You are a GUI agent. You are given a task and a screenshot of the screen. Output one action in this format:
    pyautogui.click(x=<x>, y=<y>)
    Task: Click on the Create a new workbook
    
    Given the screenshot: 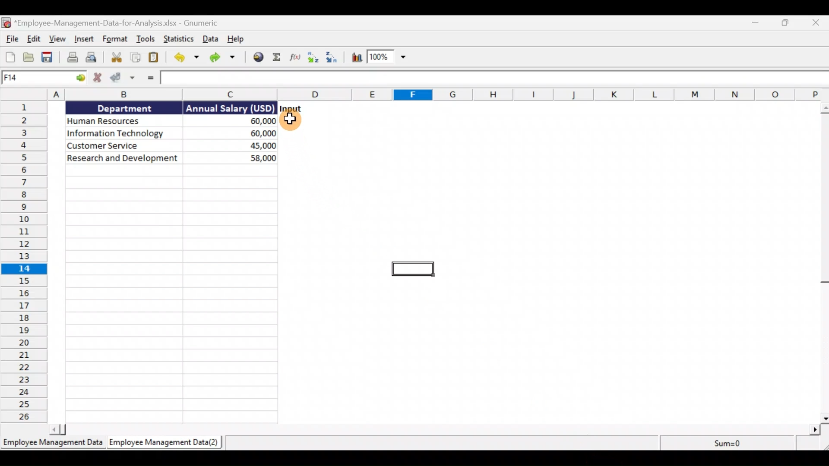 What is the action you would take?
    pyautogui.click(x=8, y=56)
    